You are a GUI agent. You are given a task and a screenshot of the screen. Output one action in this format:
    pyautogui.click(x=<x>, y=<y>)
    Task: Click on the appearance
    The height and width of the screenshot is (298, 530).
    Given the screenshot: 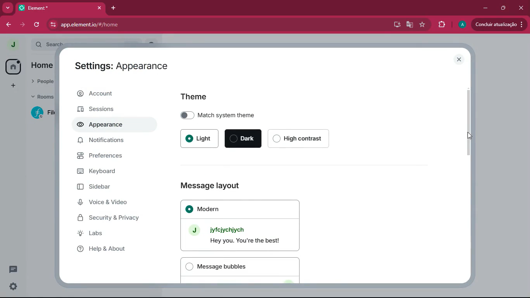 What is the action you would take?
    pyautogui.click(x=104, y=125)
    